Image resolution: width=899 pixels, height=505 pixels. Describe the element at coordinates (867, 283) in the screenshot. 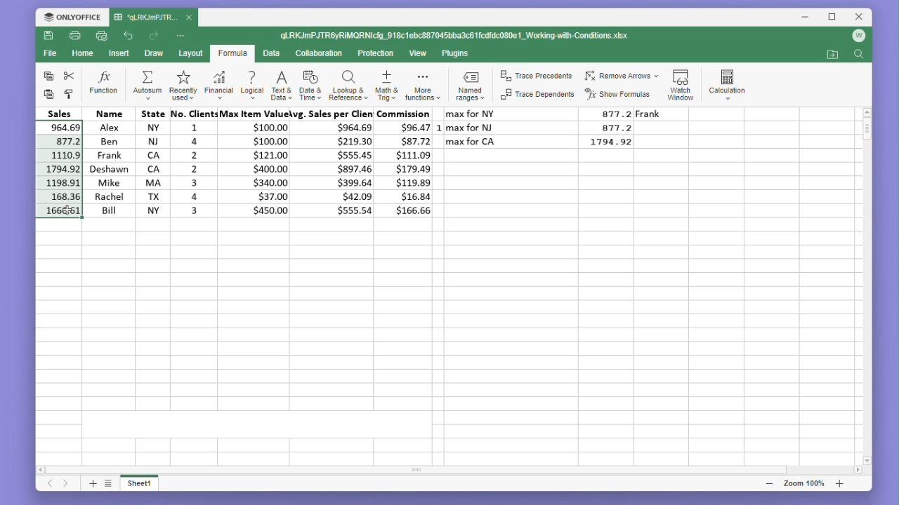

I see `Vertical scroll bar` at that location.